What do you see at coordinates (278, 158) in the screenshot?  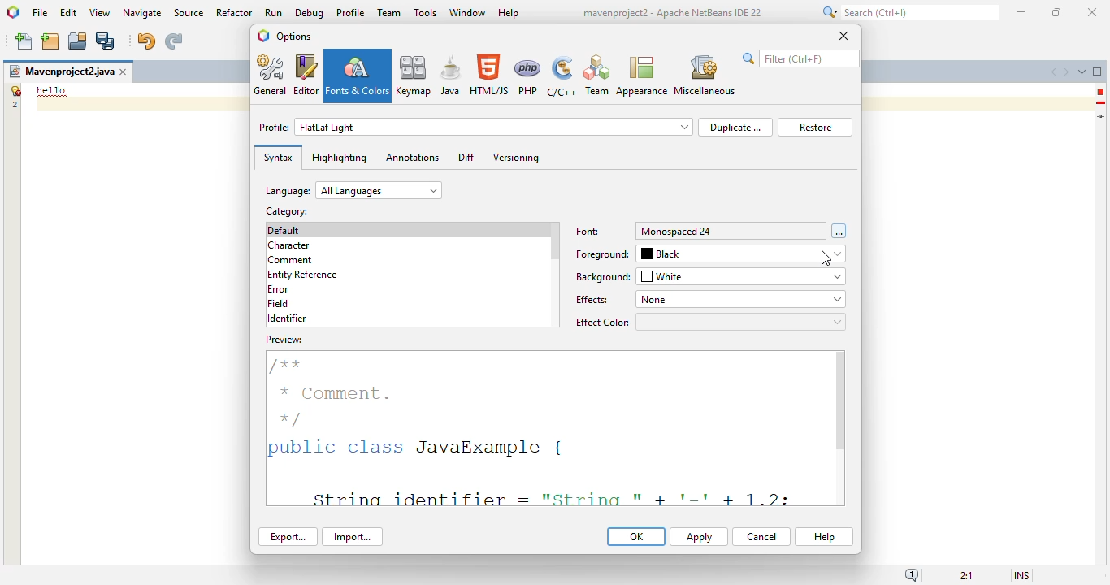 I see `syntax` at bounding box center [278, 158].